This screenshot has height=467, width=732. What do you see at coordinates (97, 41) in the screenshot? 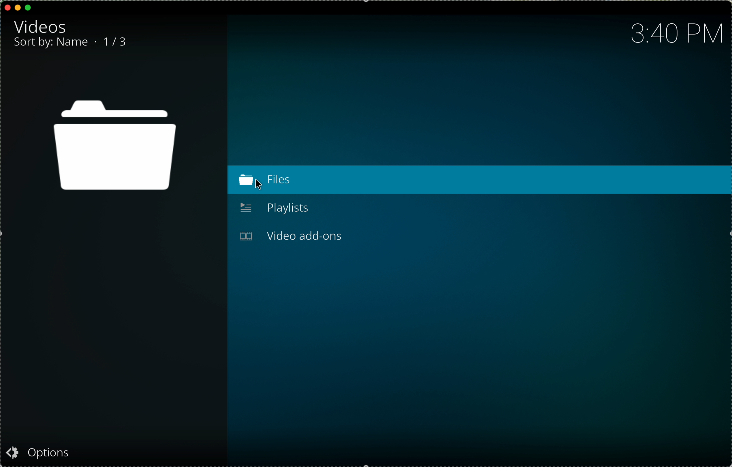
I see `.` at bounding box center [97, 41].